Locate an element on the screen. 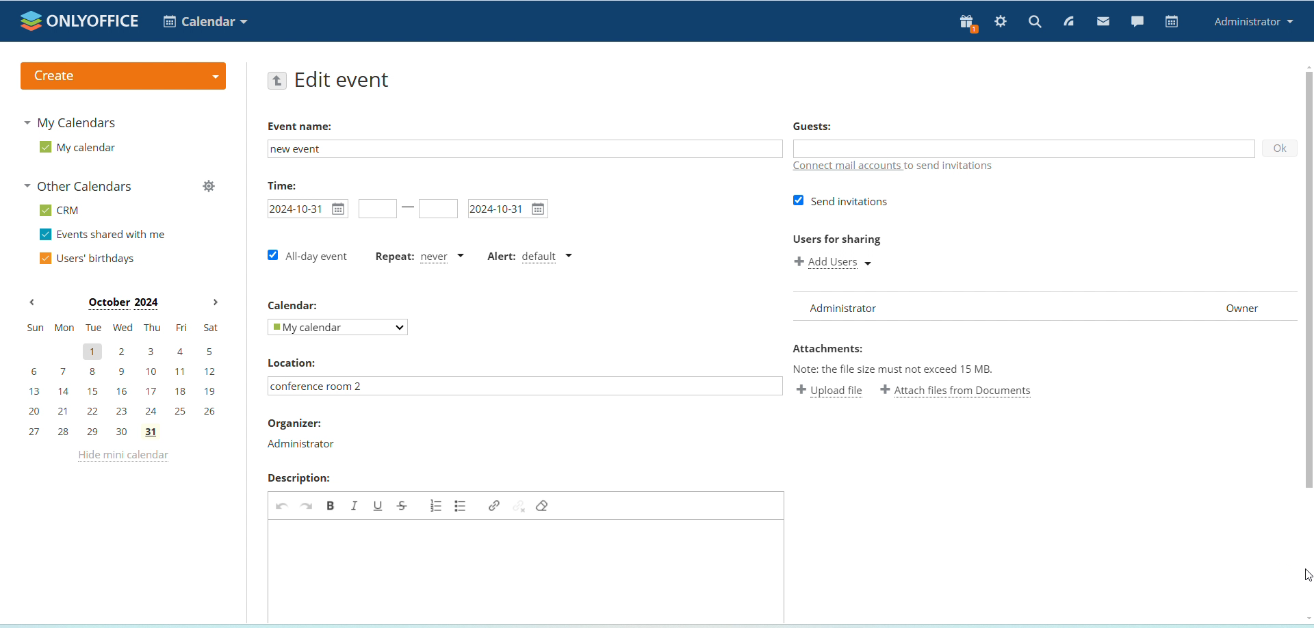 This screenshot has height=628, width=1314. user list is located at coordinates (1044, 307).